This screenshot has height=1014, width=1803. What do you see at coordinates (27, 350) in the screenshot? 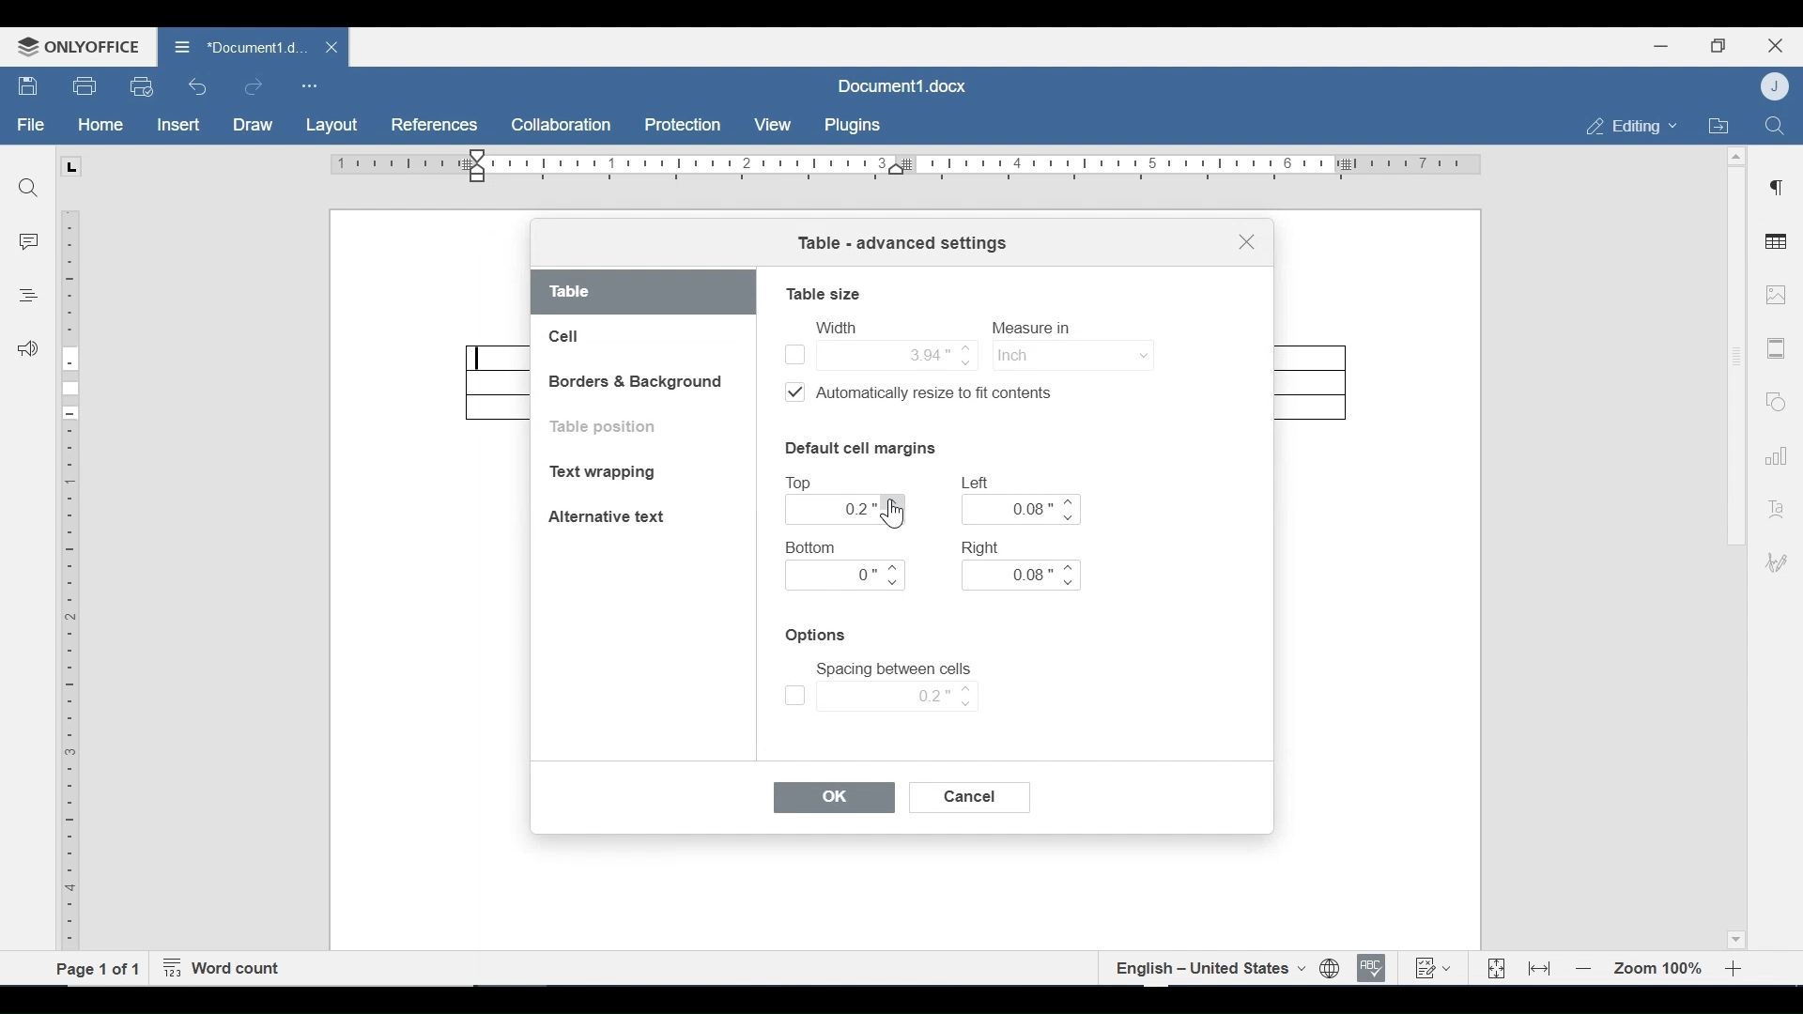
I see `Feedback and Support` at bounding box center [27, 350].